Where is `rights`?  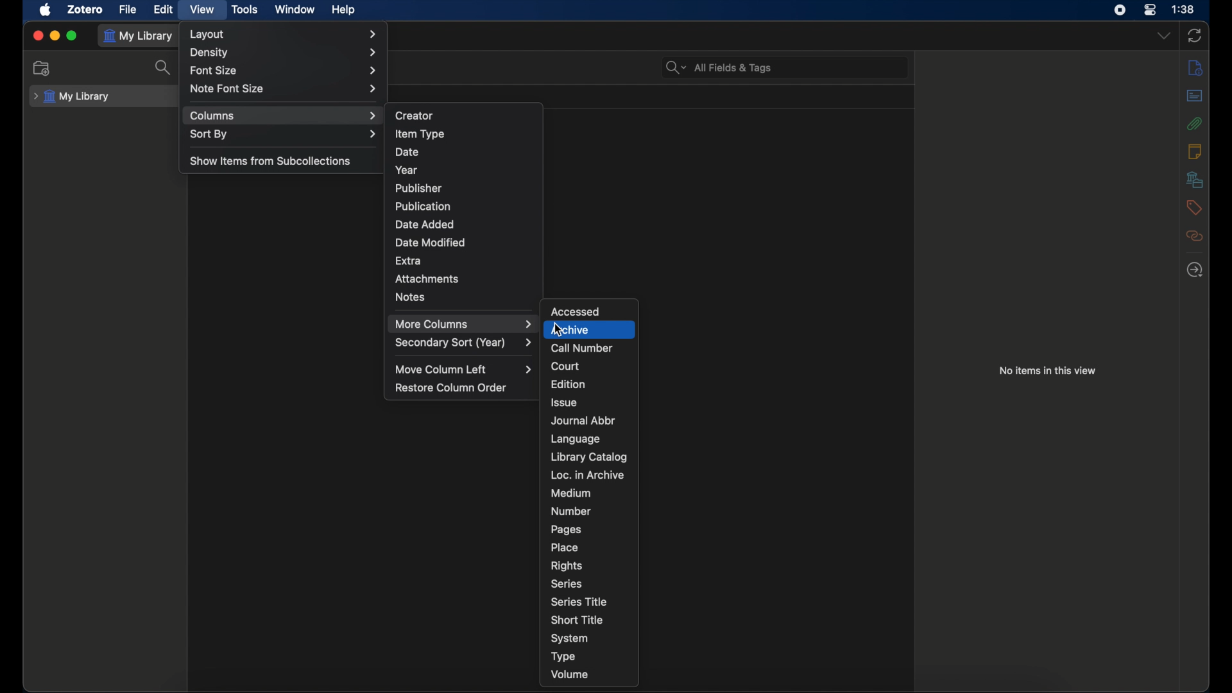 rights is located at coordinates (567, 565).